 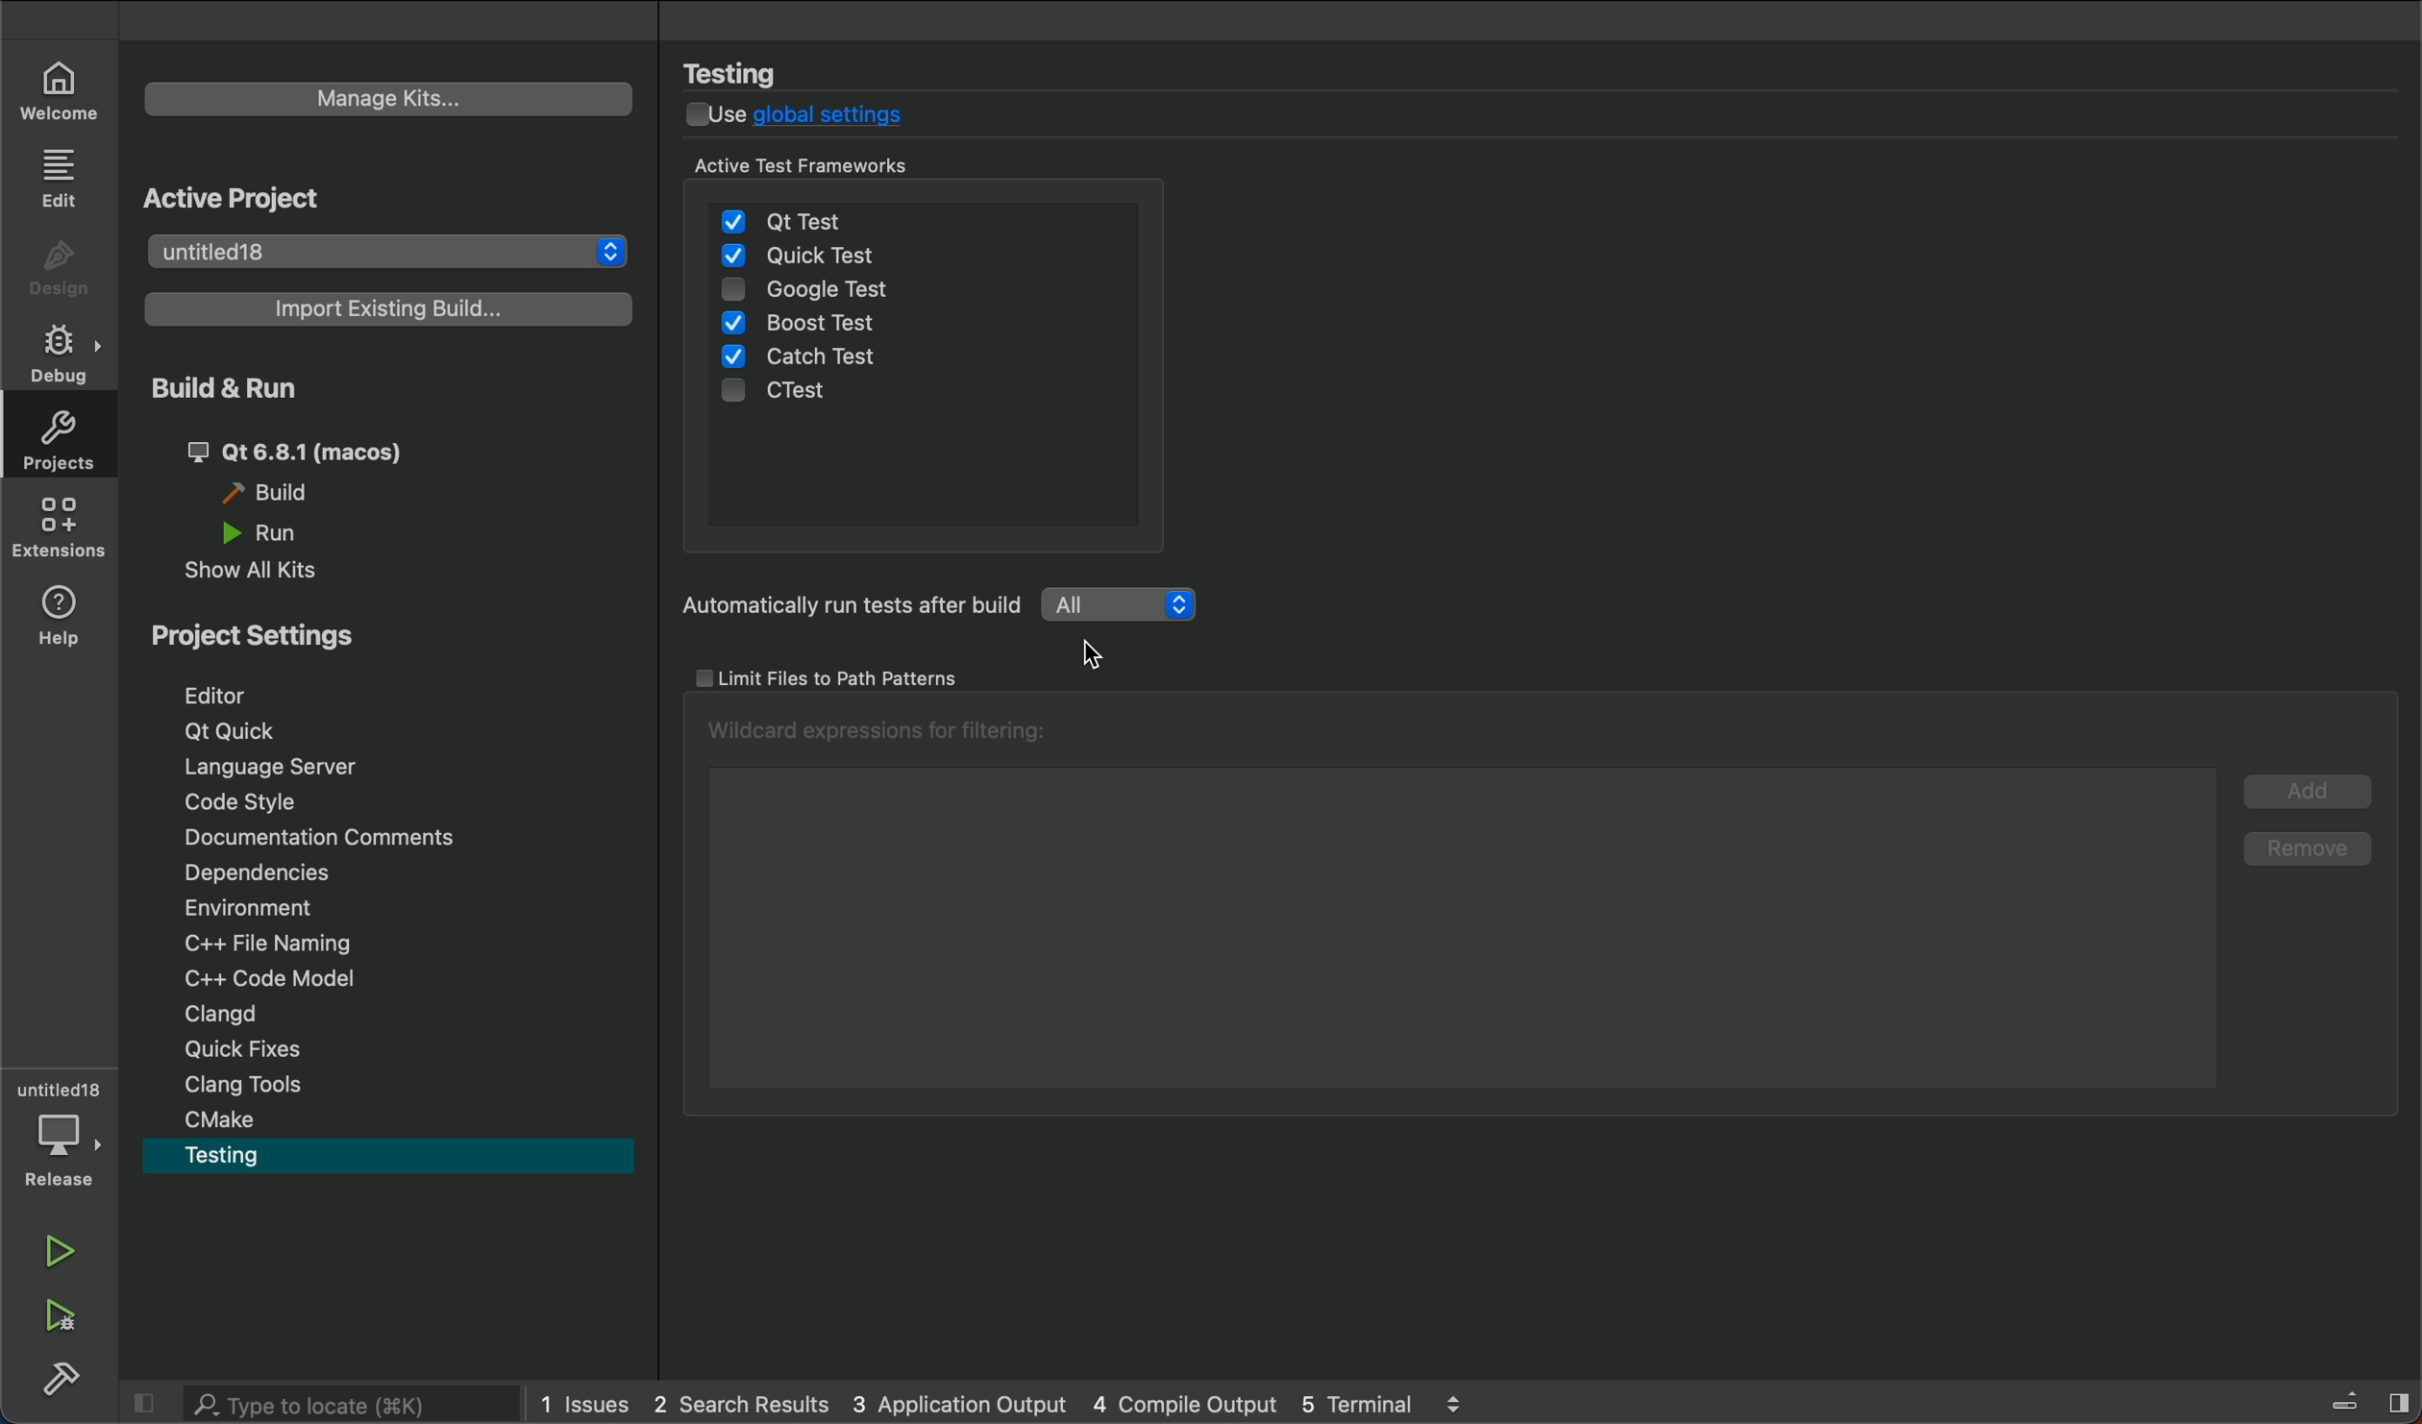 What do you see at coordinates (391, 98) in the screenshot?
I see `manage kits` at bounding box center [391, 98].